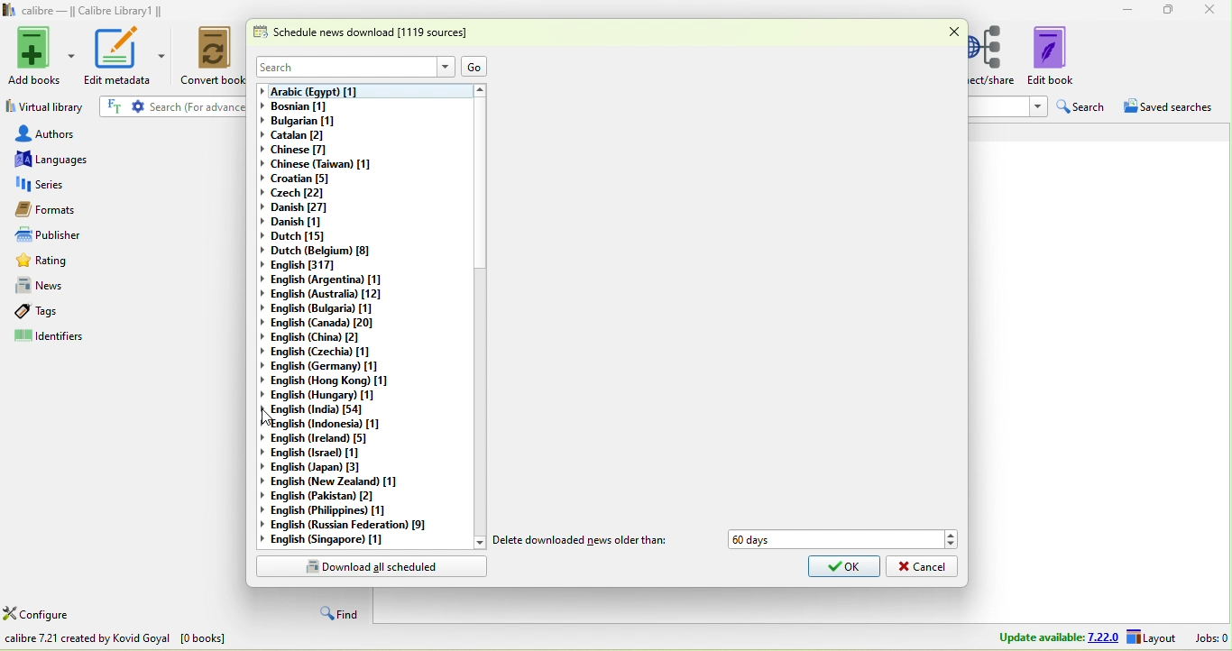  What do you see at coordinates (363, 91) in the screenshot?
I see `arabic (egypt) [1]` at bounding box center [363, 91].